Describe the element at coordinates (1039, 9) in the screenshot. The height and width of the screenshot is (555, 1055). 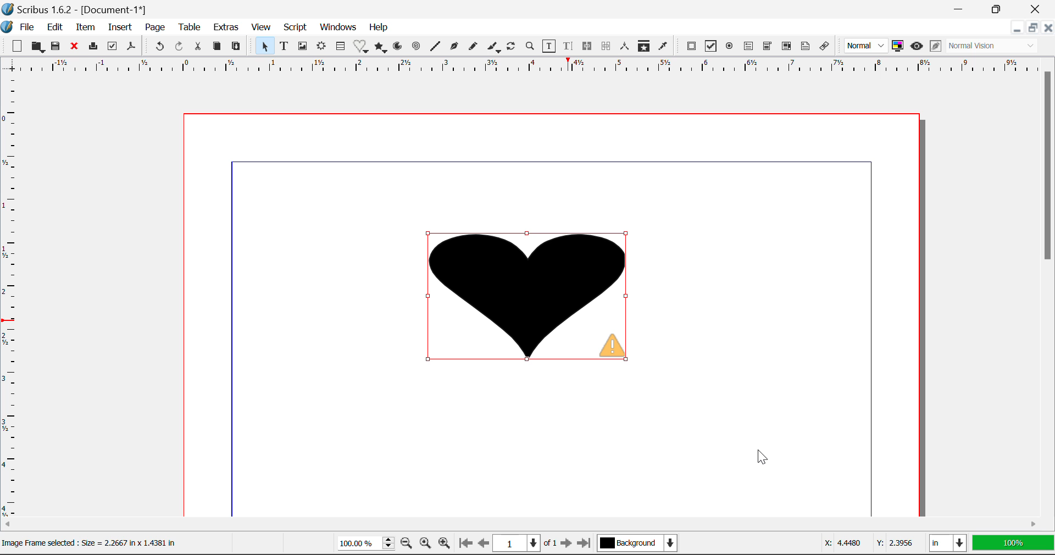
I see `Close` at that location.